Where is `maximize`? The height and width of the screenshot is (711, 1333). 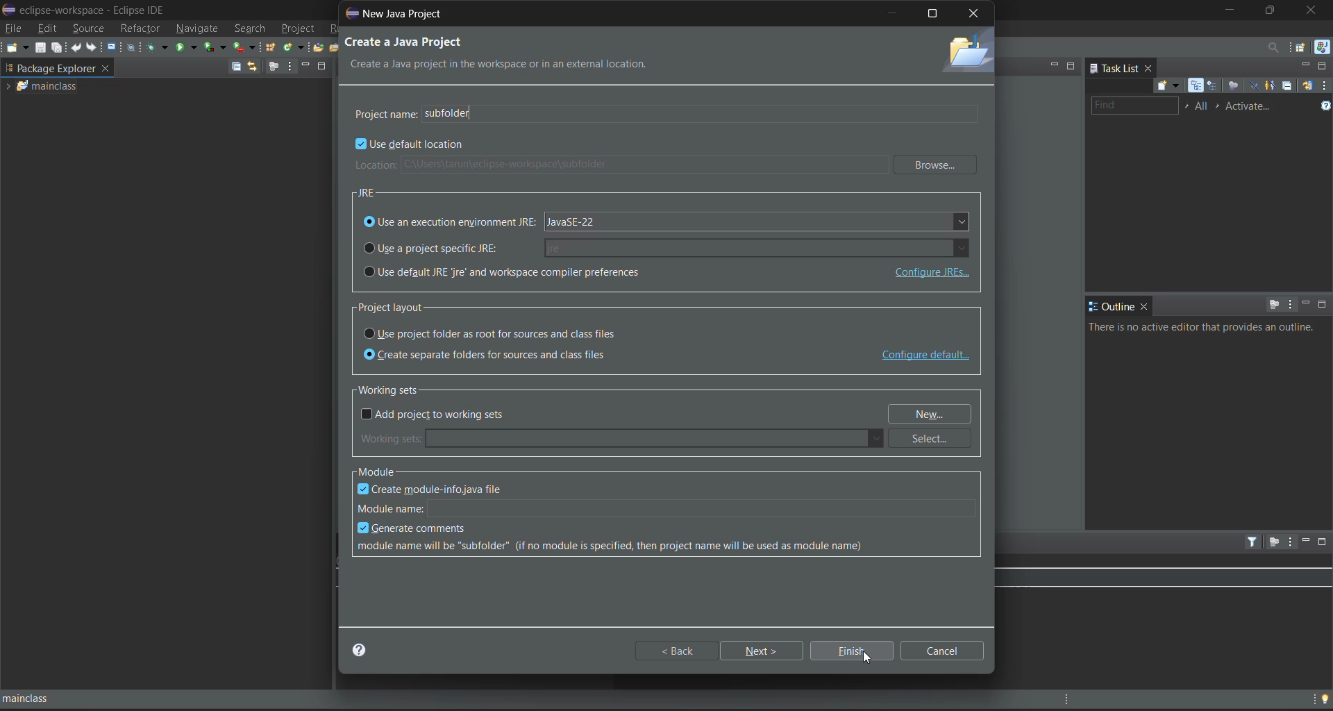
maximize is located at coordinates (1072, 65).